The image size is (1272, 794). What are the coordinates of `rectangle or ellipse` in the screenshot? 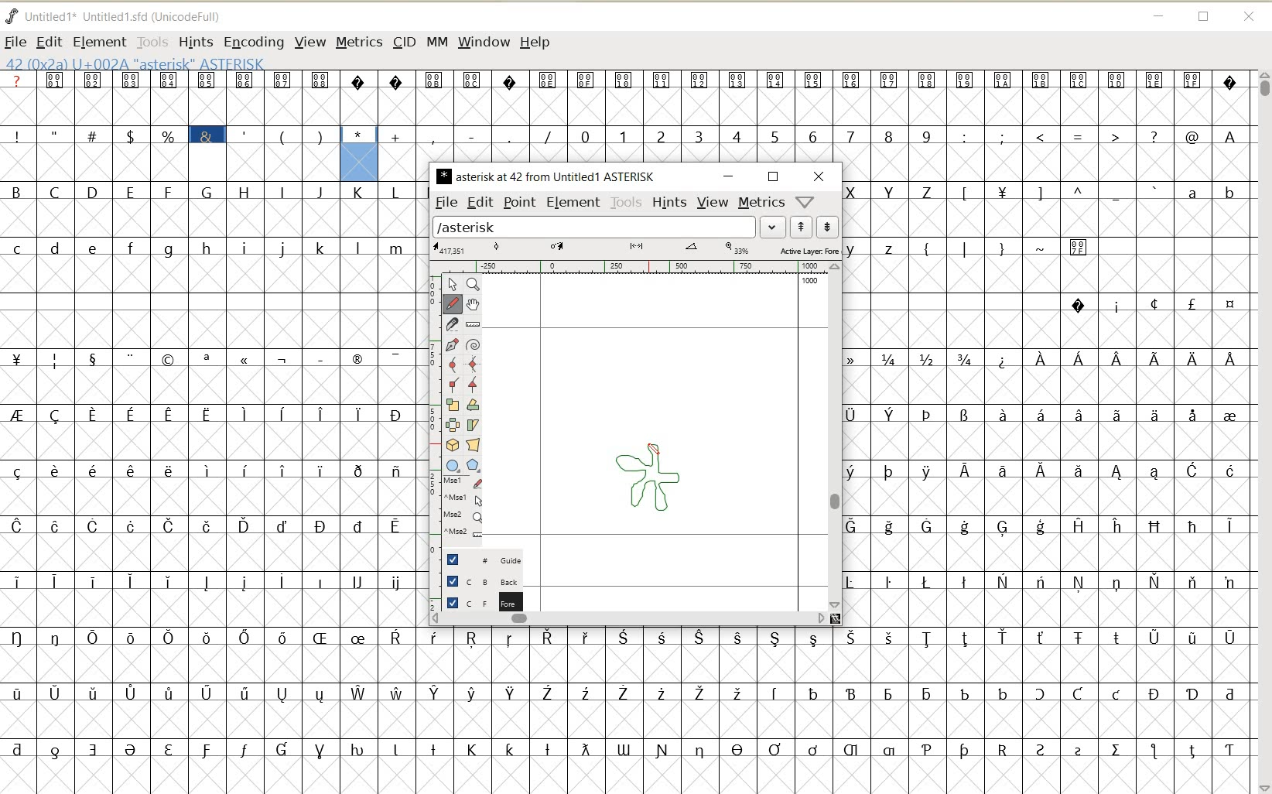 It's located at (451, 466).